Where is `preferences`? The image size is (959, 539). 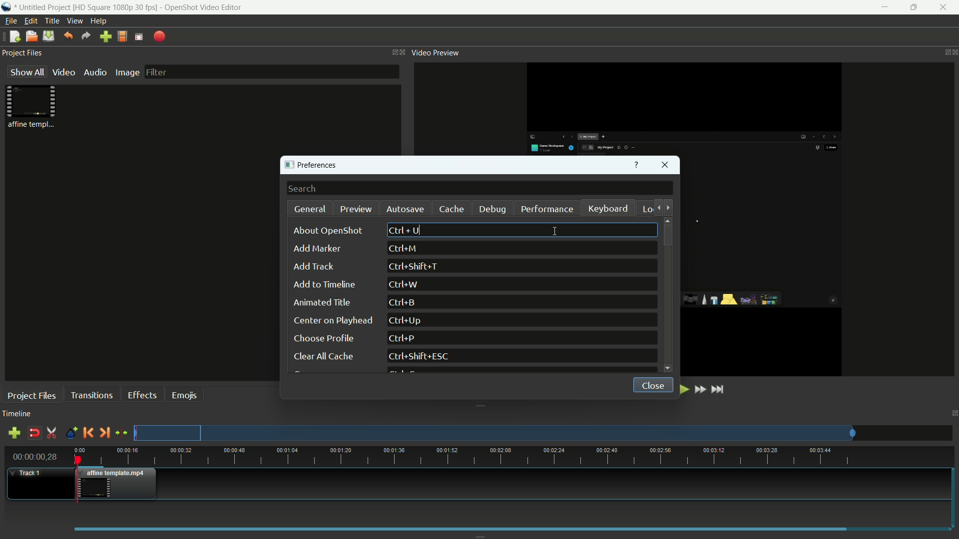 preferences is located at coordinates (314, 166).